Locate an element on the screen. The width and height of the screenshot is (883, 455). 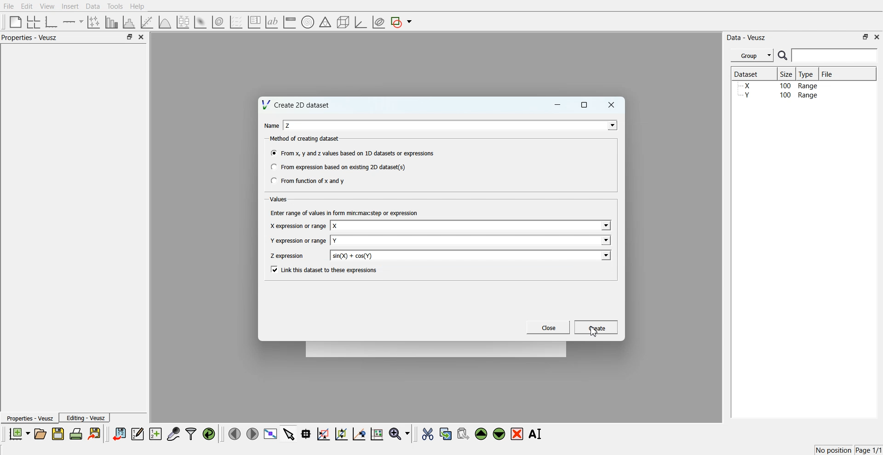
Draw a rectangle to zoom graph axes is located at coordinates (323, 434).